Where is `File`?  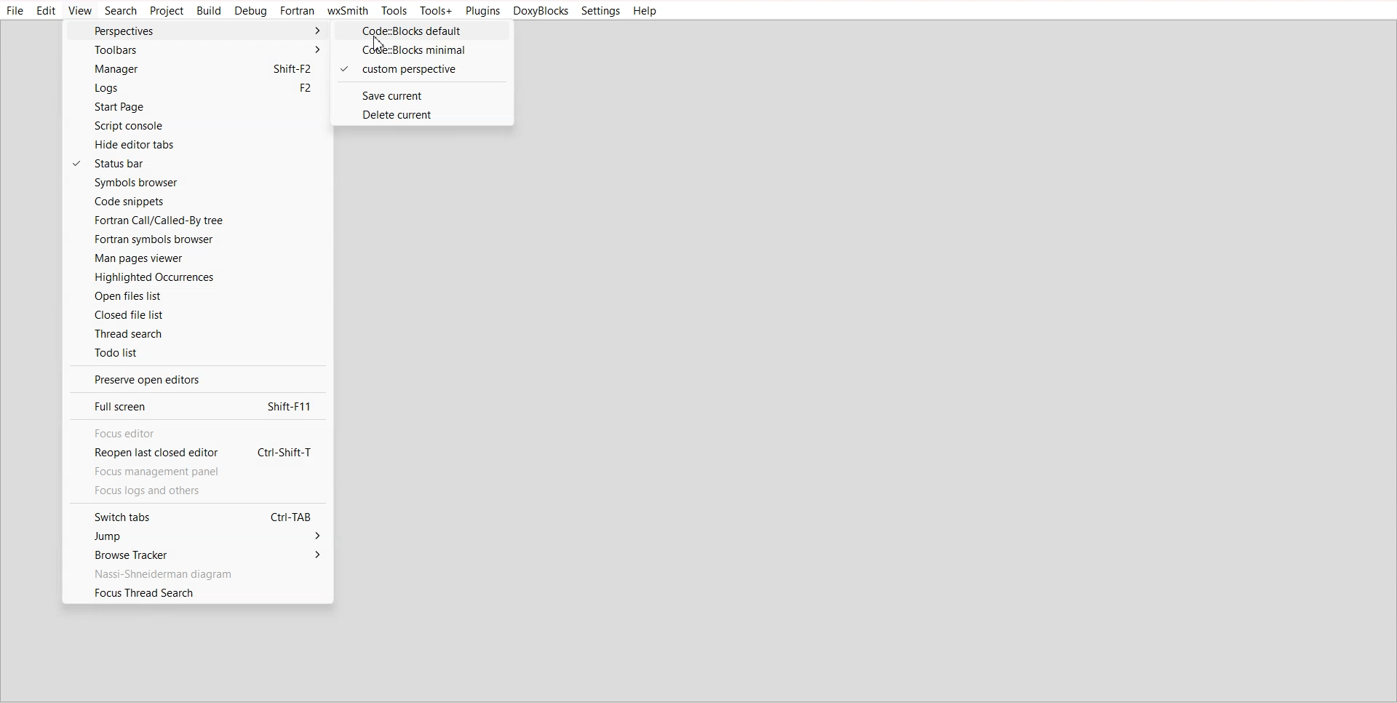
File is located at coordinates (16, 11).